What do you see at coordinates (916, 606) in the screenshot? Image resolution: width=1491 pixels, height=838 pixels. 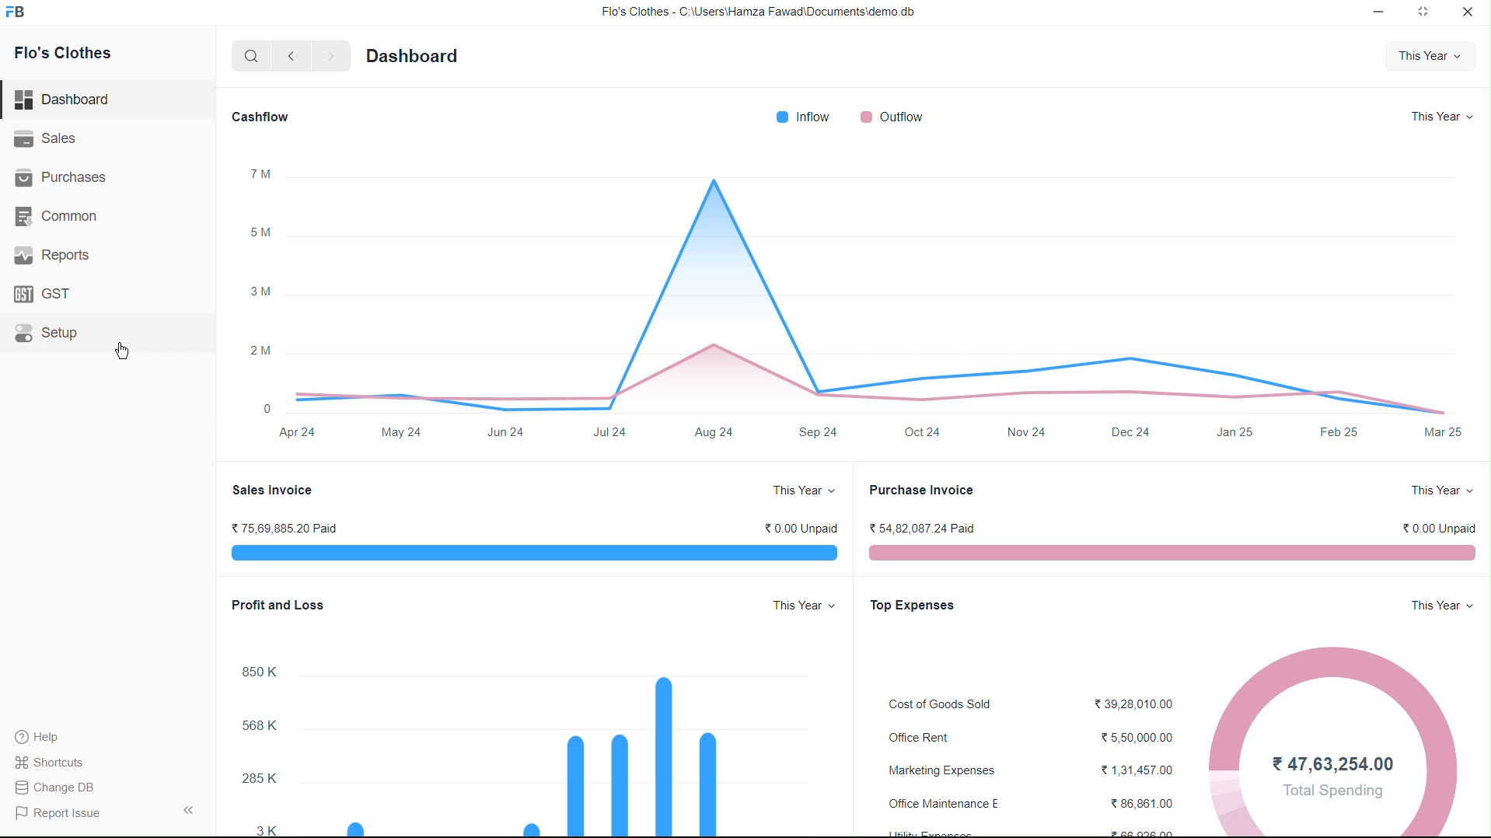 I see `Top expenses` at bounding box center [916, 606].